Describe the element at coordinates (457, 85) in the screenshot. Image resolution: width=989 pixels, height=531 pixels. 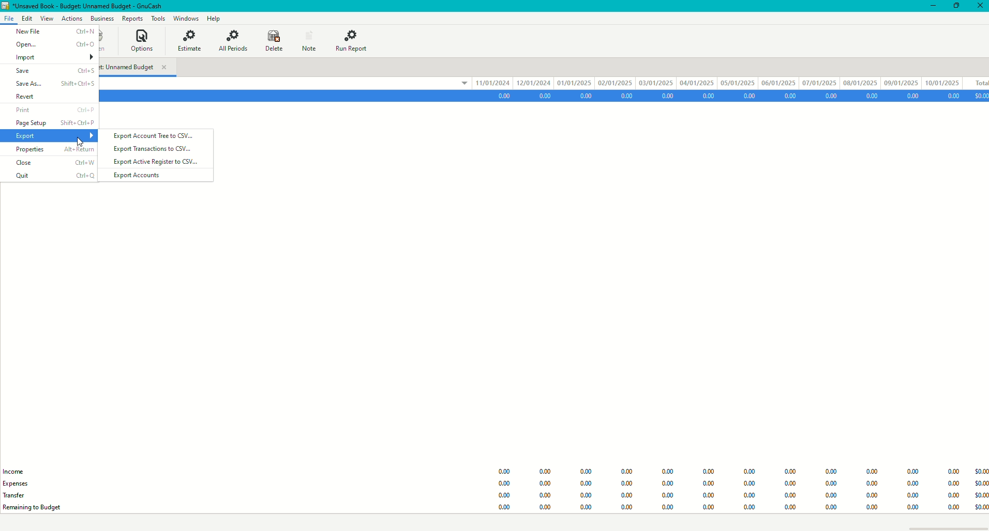
I see `drop down menu` at that location.